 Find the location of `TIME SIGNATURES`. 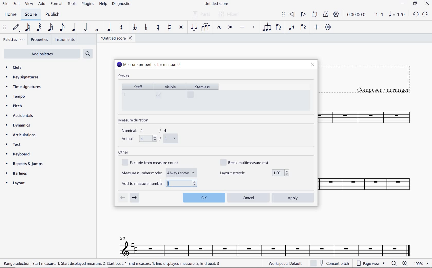

TIME SIGNATURES is located at coordinates (24, 87).